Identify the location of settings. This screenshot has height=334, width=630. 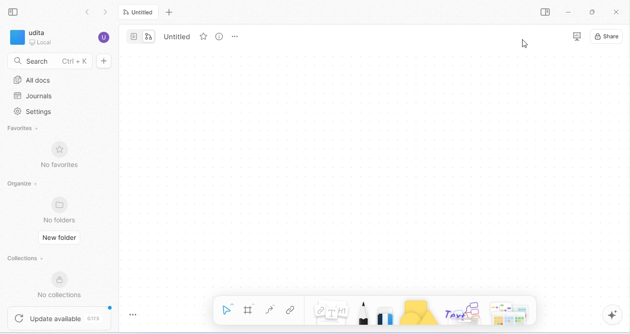
(35, 113).